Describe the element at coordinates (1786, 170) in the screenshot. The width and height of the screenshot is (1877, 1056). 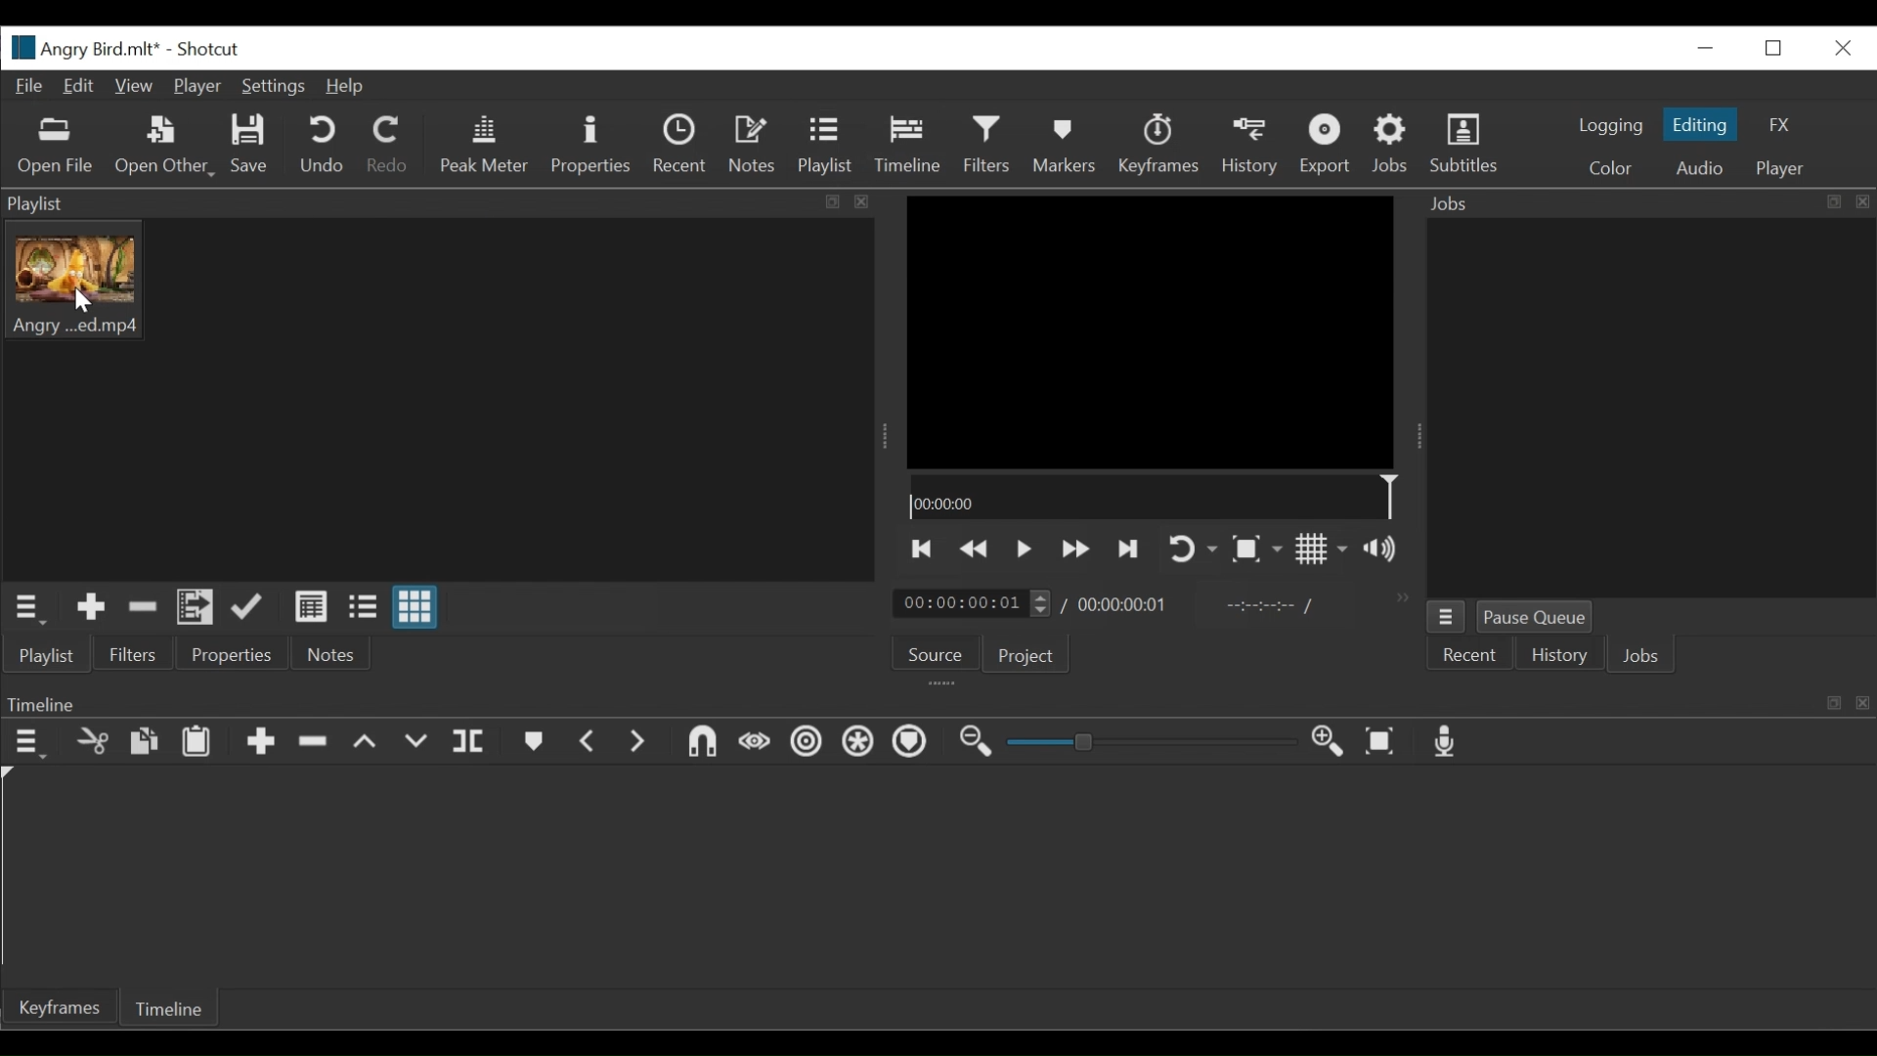
I see `Player` at that location.